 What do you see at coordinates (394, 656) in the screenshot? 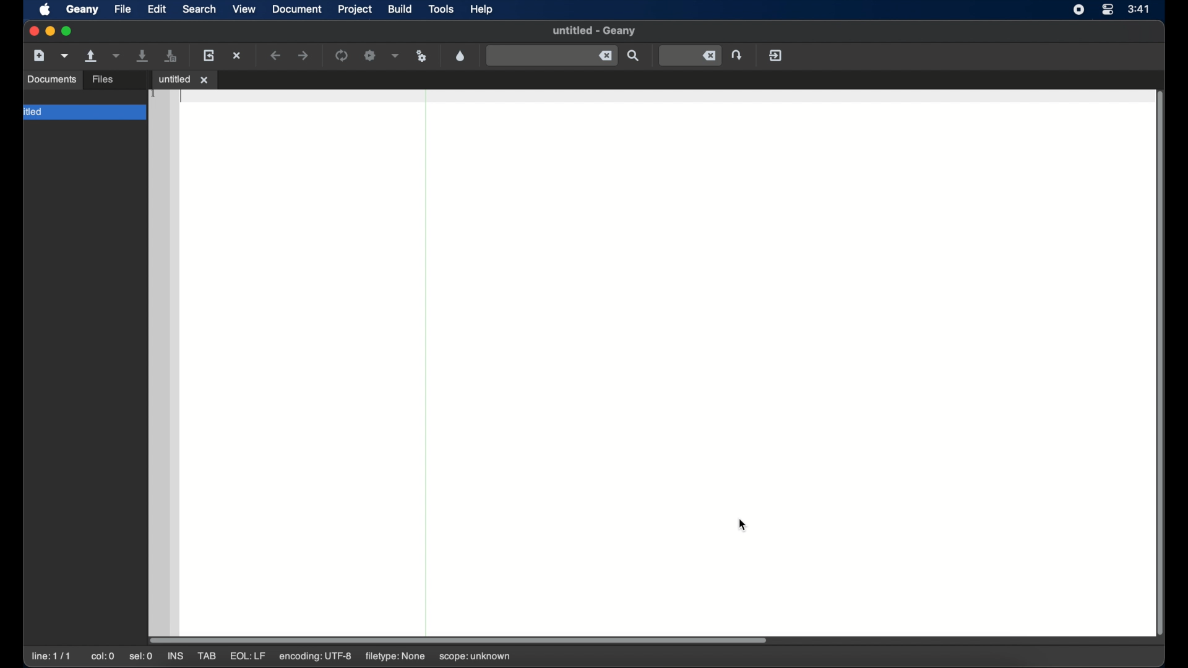
I see `filetype: none` at bounding box center [394, 656].